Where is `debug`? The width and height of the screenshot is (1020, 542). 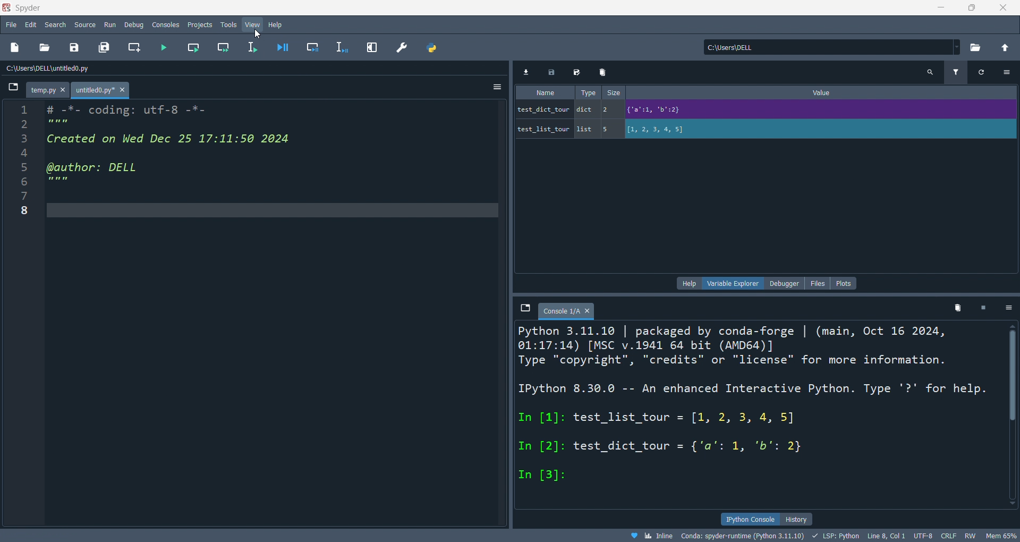 debug is located at coordinates (130, 25).